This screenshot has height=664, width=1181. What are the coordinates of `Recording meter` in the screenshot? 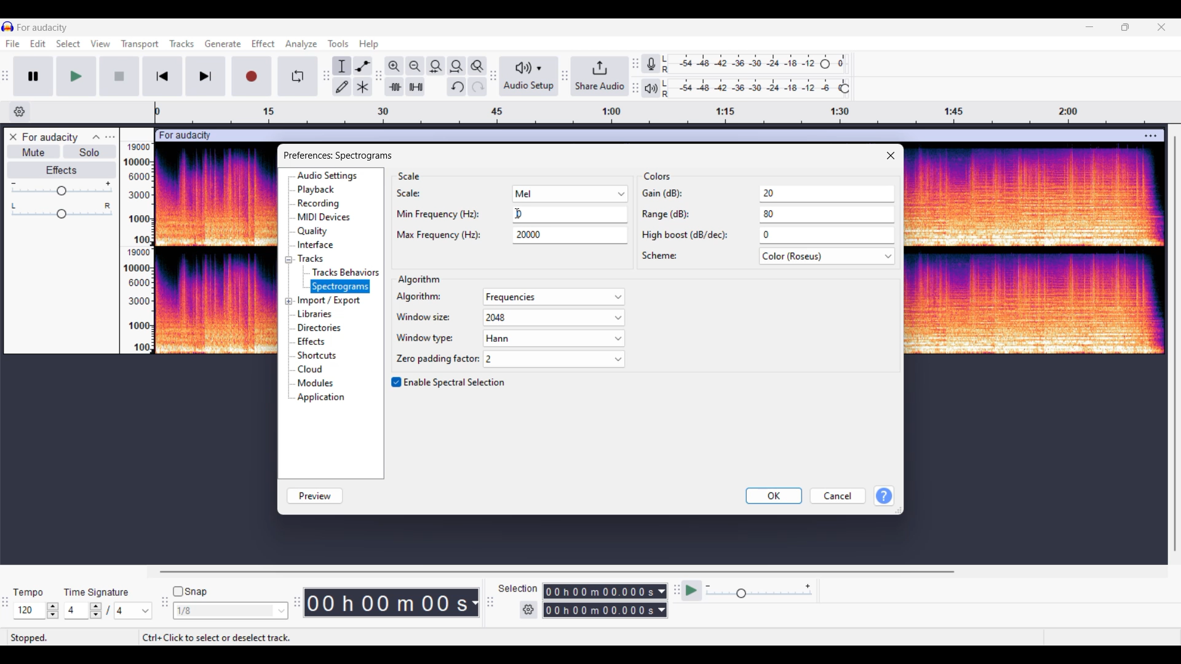 It's located at (651, 63).